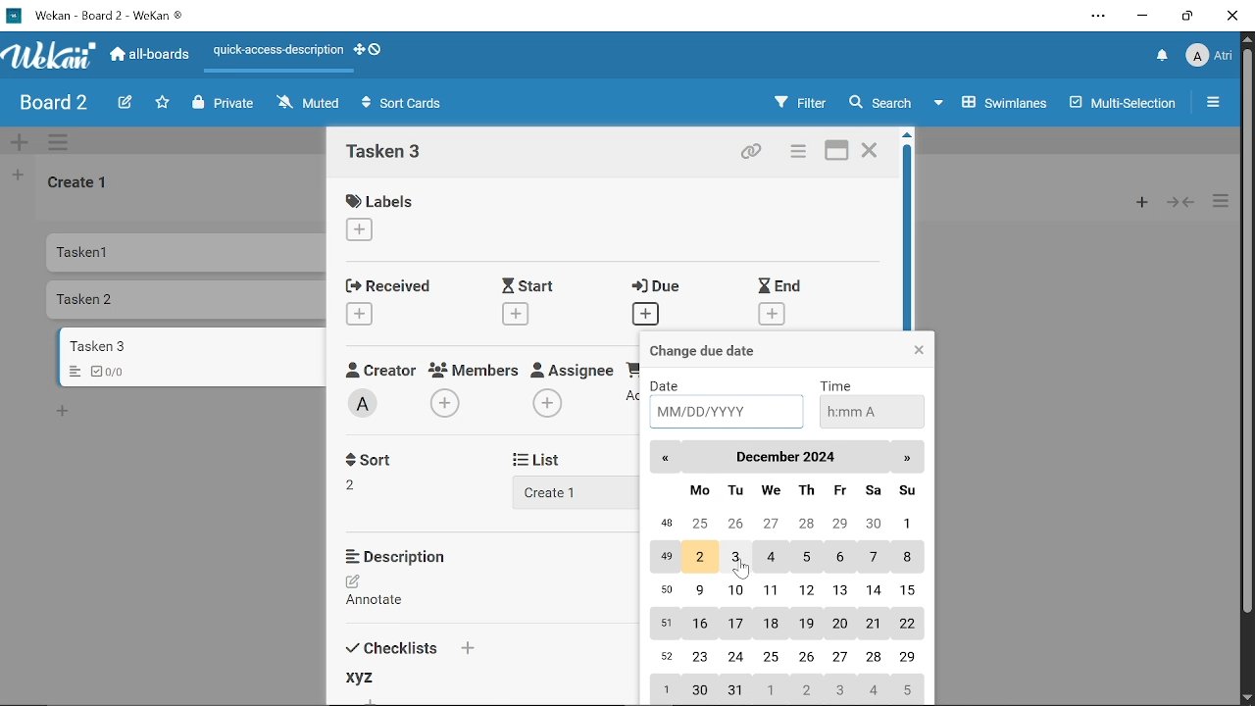  I want to click on Change due date, so click(721, 350).